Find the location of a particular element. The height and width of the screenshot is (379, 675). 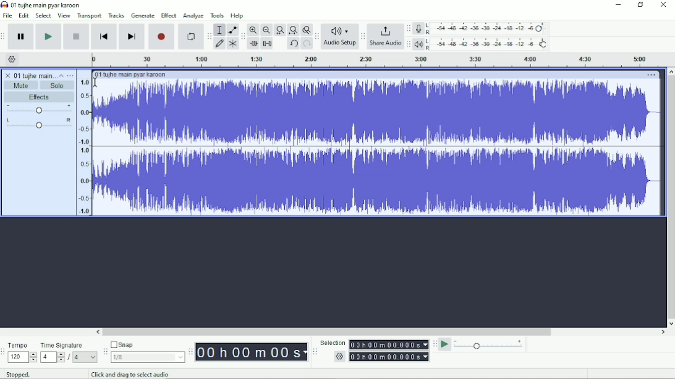

Stopped is located at coordinates (18, 373).